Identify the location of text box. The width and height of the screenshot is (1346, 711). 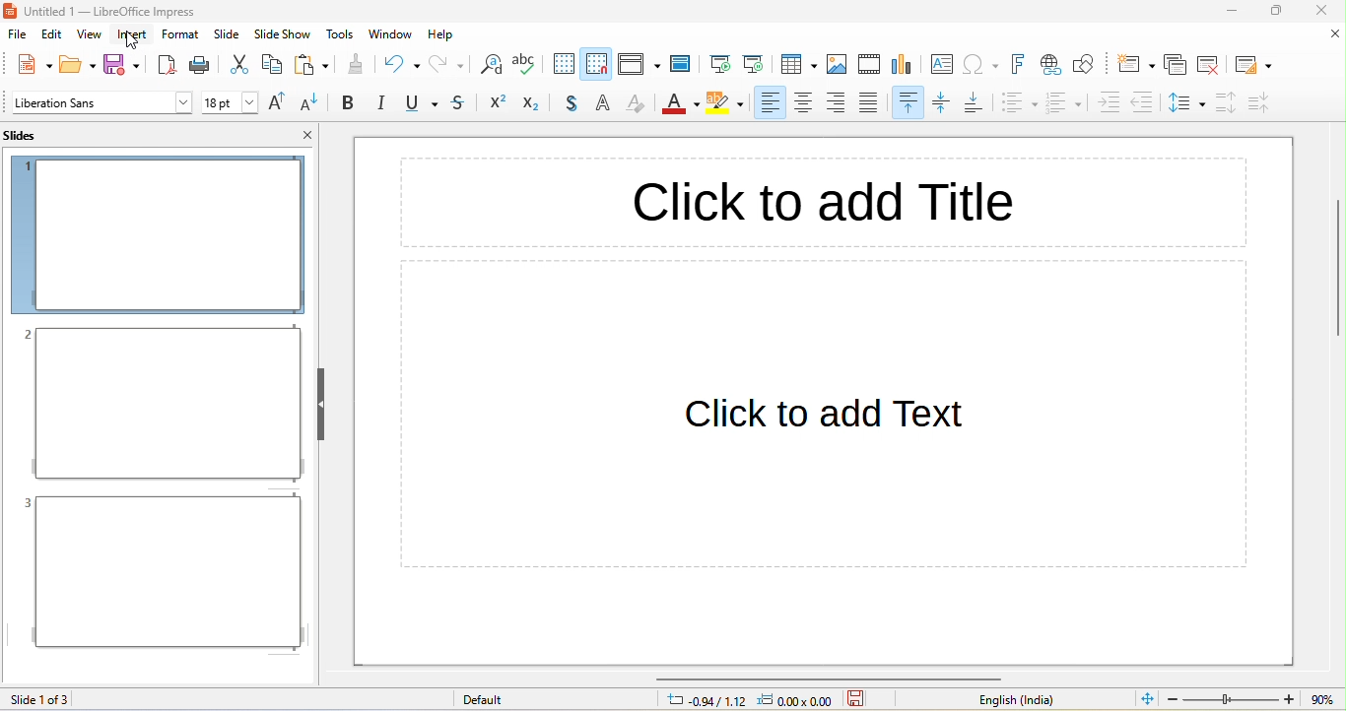
(941, 65).